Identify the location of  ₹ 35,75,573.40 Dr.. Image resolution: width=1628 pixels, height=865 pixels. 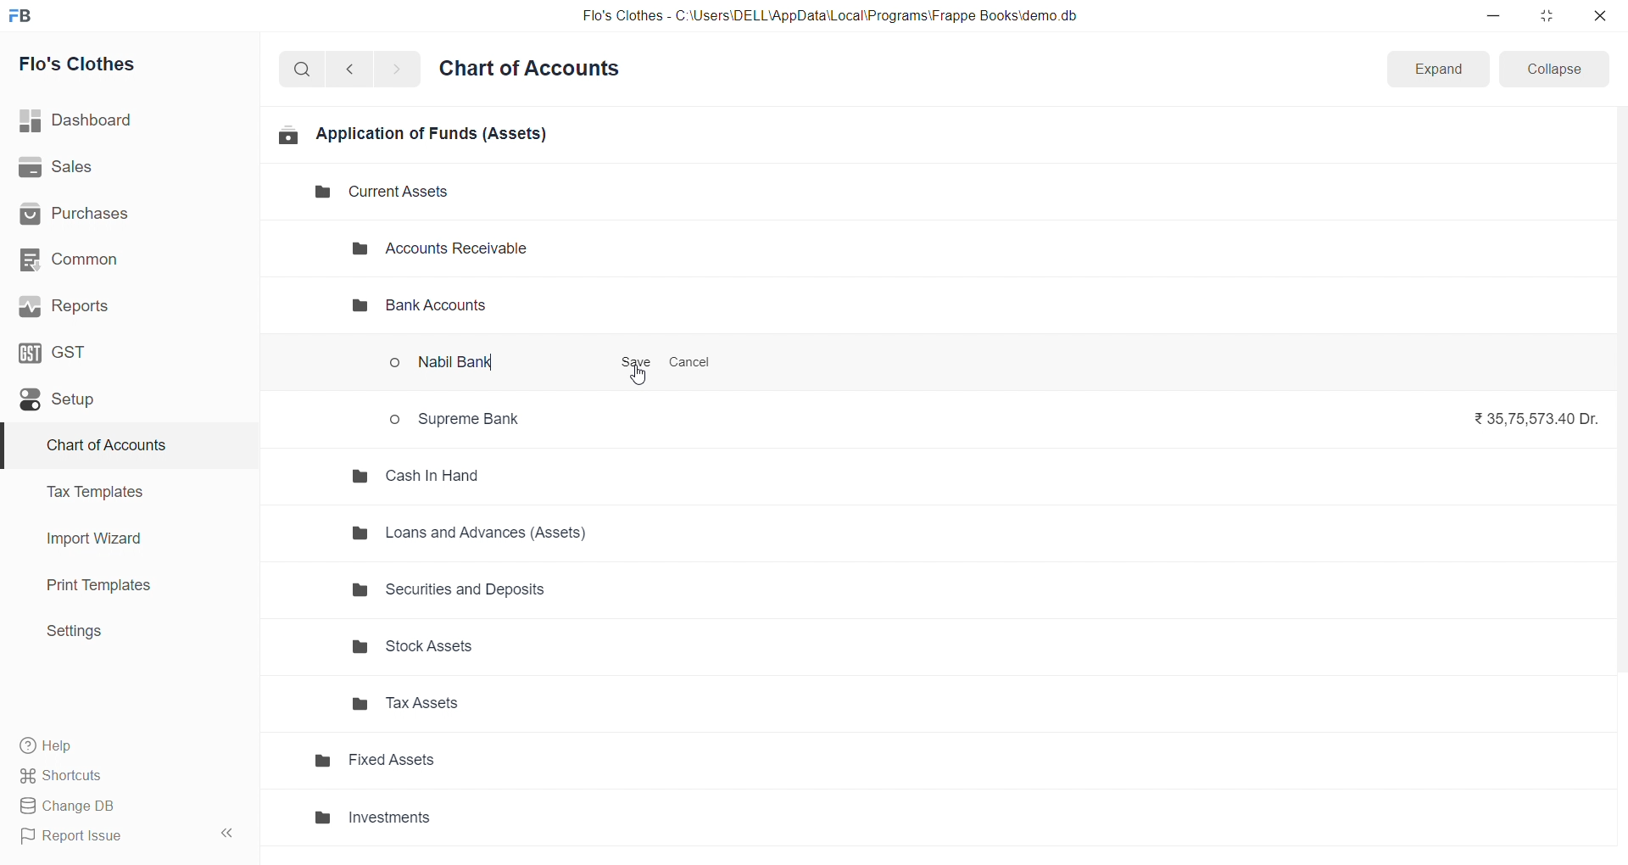
(1530, 417).